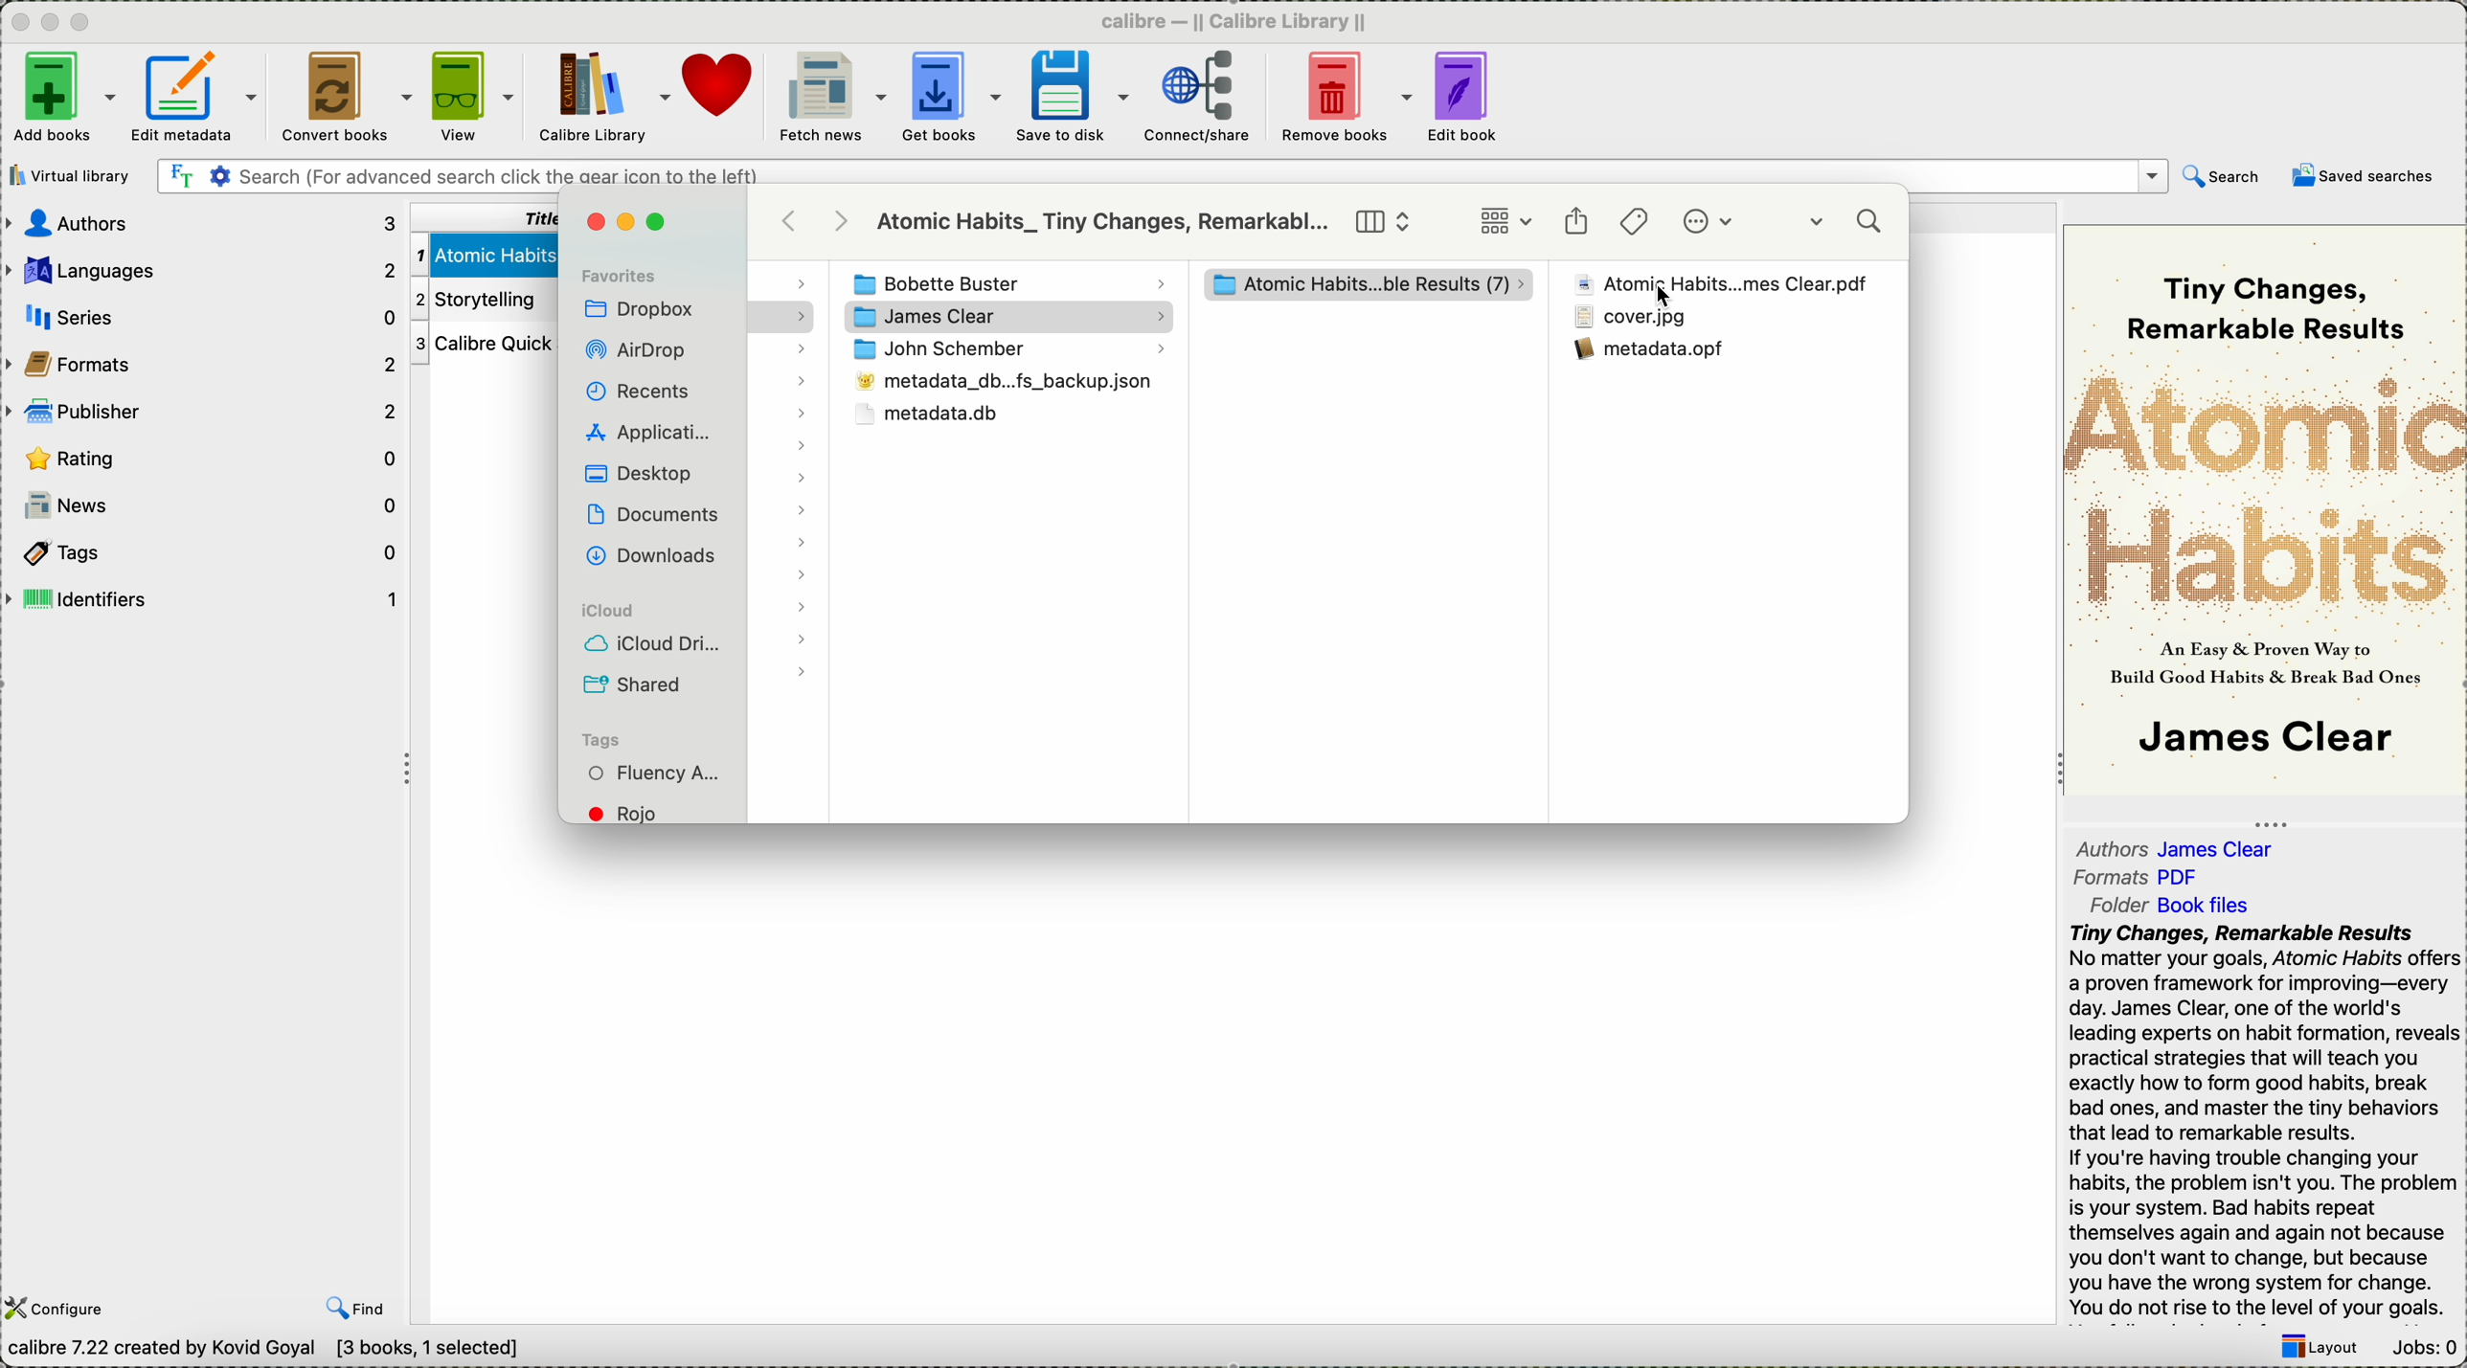  Describe the element at coordinates (54, 23) in the screenshot. I see `disable buttons program` at that location.